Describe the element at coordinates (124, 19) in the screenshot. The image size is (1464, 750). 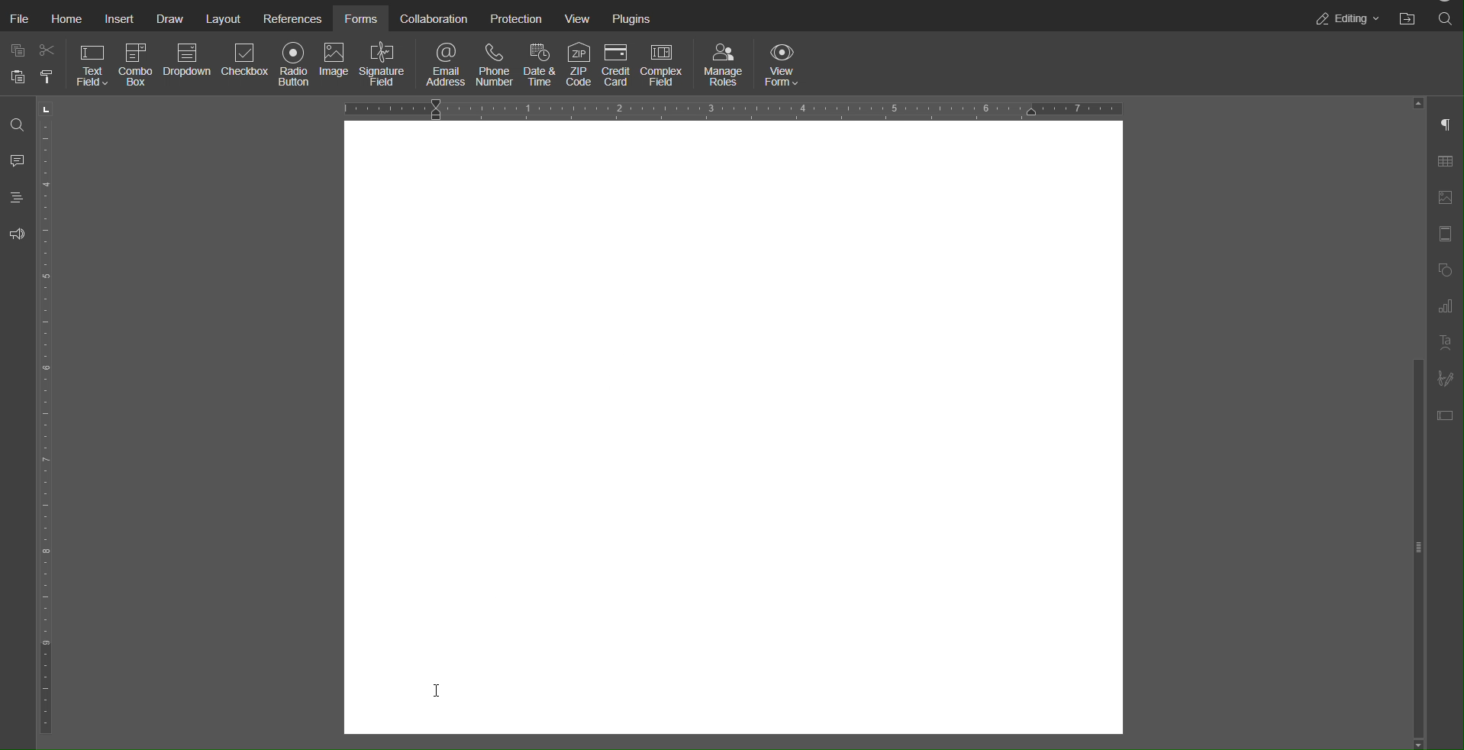
I see `Insert` at that location.